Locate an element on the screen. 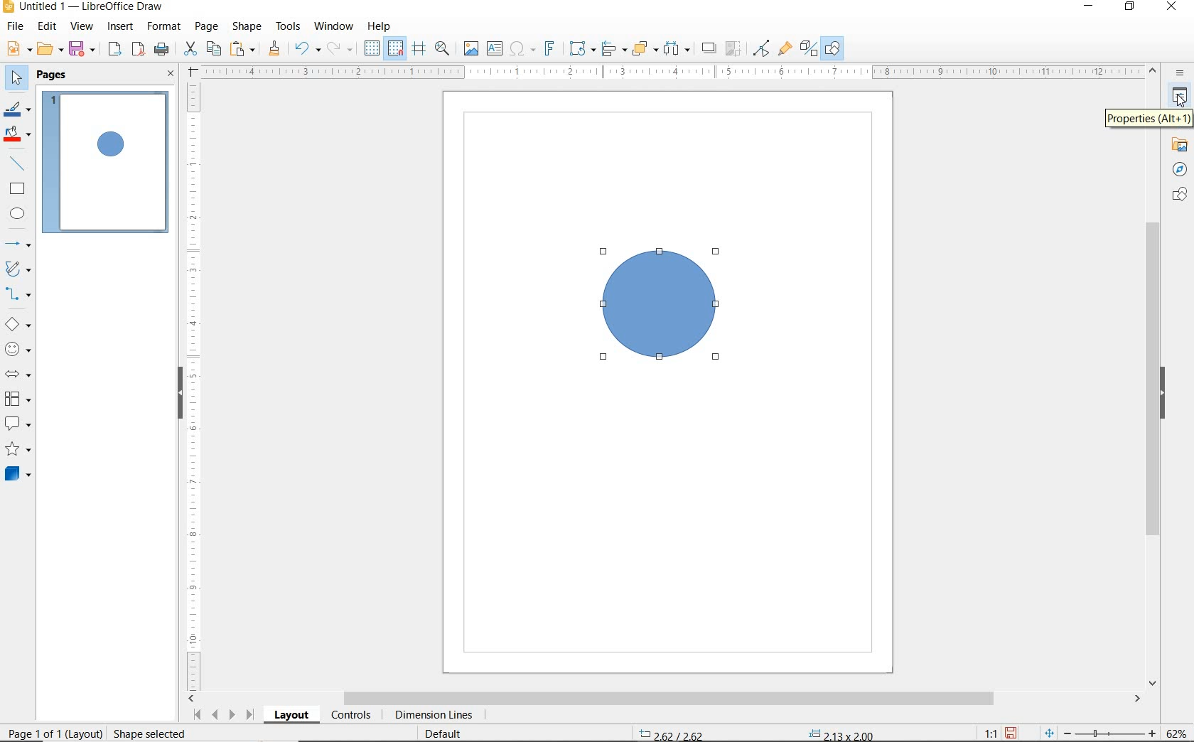 Image resolution: width=1194 pixels, height=742 pixels. PAGES is located at coordinates (53, 76).